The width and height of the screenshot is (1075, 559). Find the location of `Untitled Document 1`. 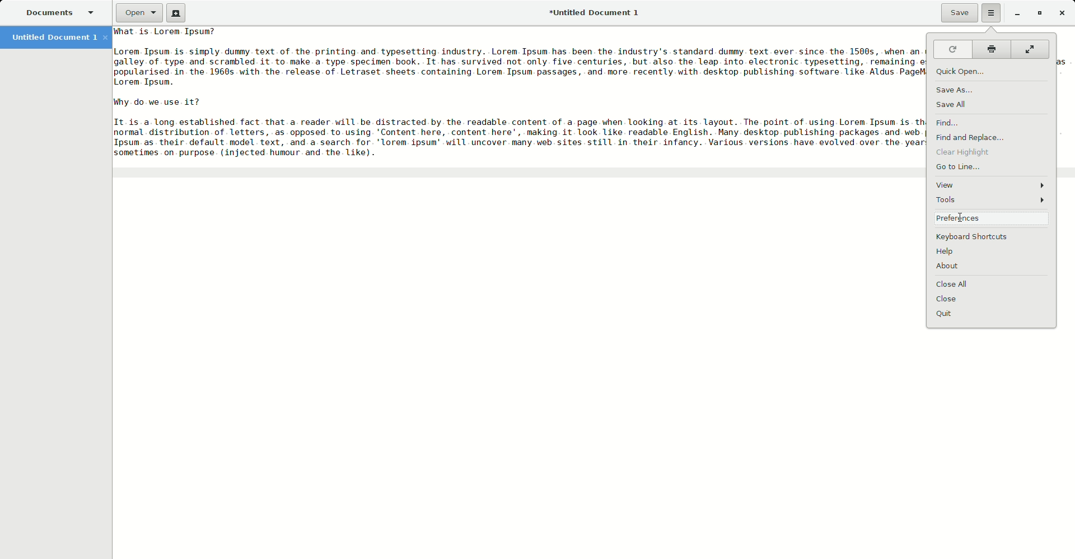

Untitled Document 1 is located at coordinates (596, 13).